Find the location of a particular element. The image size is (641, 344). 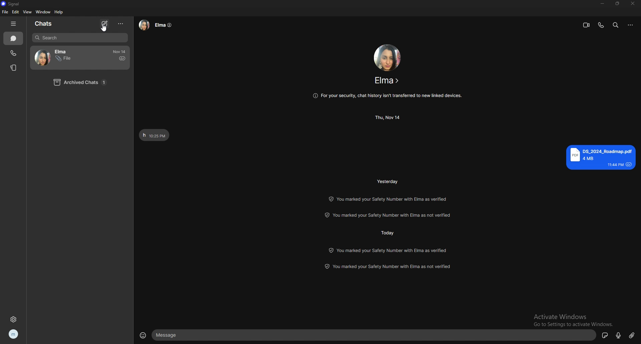

calls is located at coordinates (14, 53).